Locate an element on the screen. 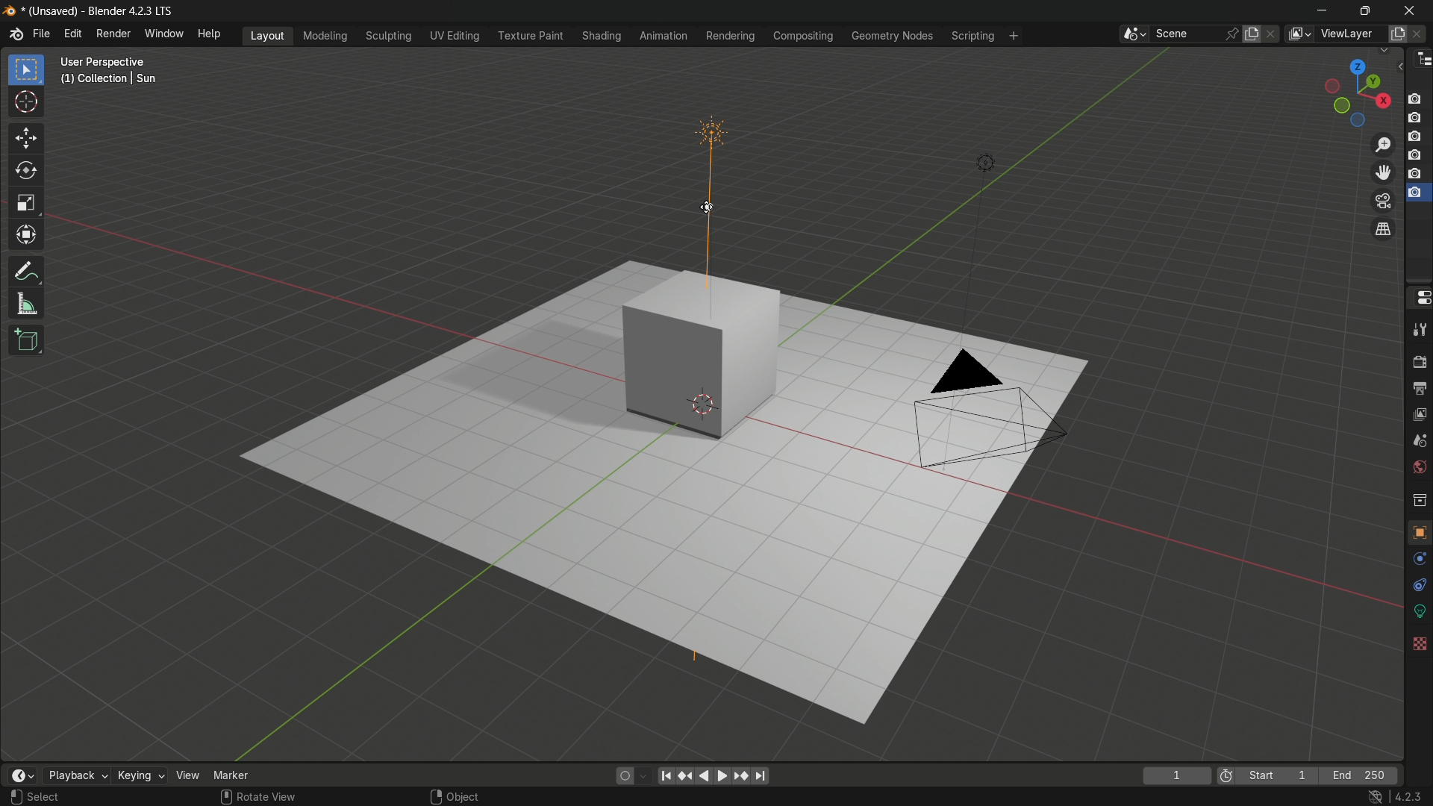 The width and height of the screenshot is (1433, 806). sculpting is located at coordinates (387, 37).